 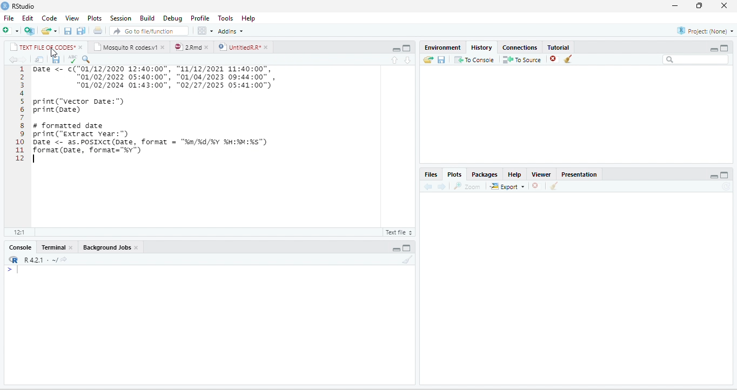 I want to click on open in new window, so click(x=40, y=59).